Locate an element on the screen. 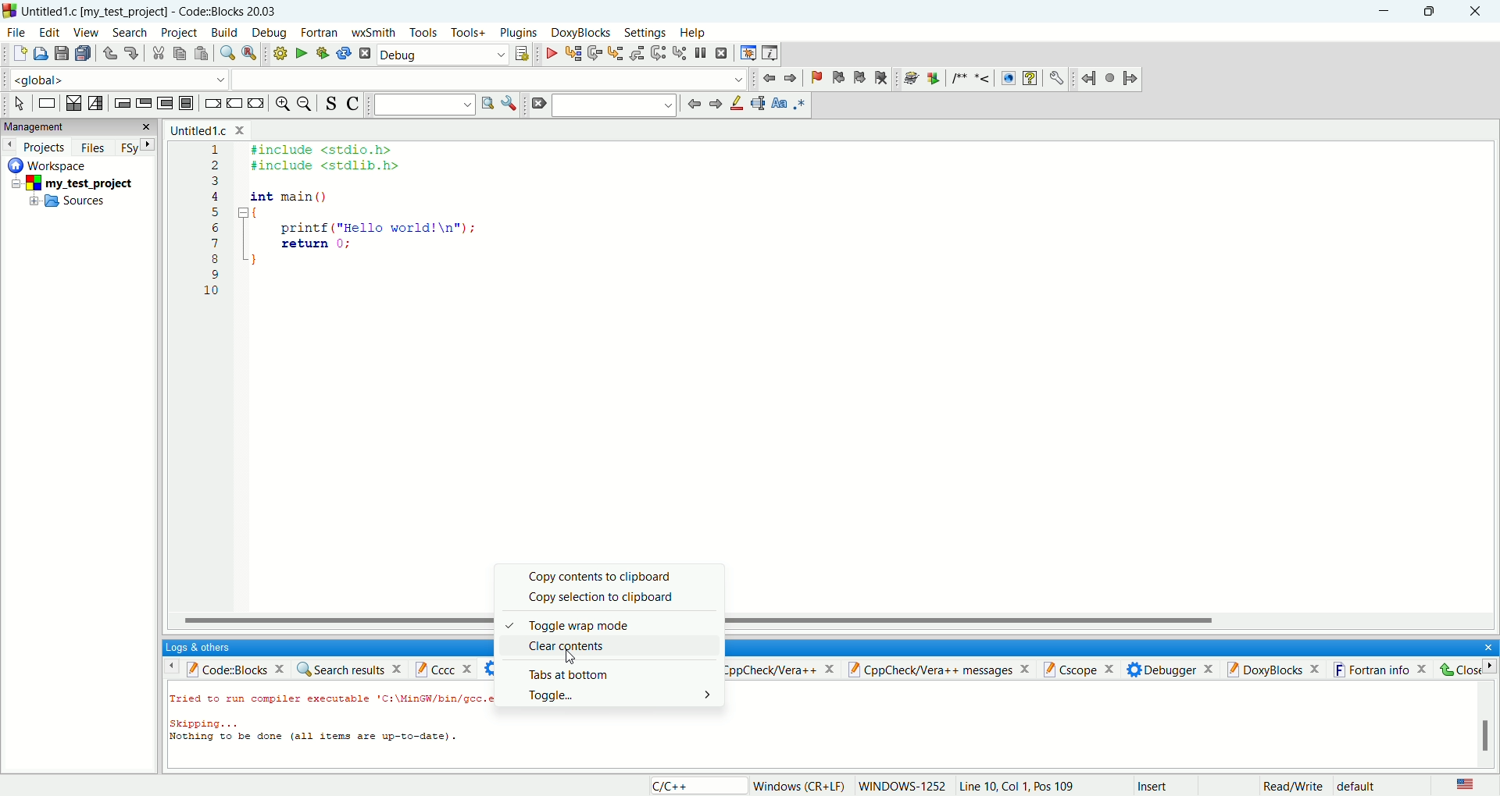  fortan is located at coordinates (321, 34).